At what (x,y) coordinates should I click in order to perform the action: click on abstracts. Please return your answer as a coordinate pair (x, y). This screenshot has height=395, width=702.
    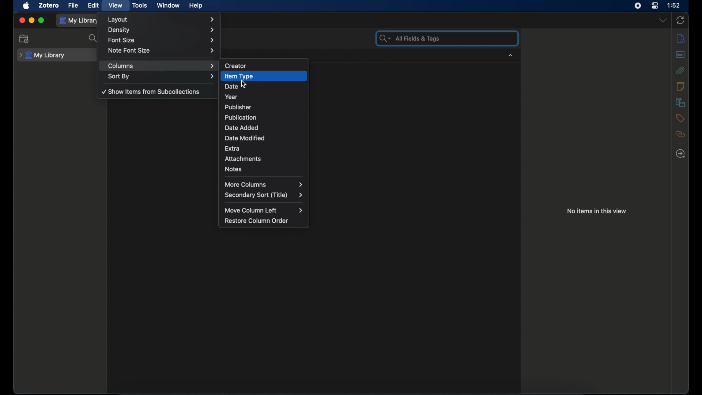
    Looking at the image, I should click on (680, 54).